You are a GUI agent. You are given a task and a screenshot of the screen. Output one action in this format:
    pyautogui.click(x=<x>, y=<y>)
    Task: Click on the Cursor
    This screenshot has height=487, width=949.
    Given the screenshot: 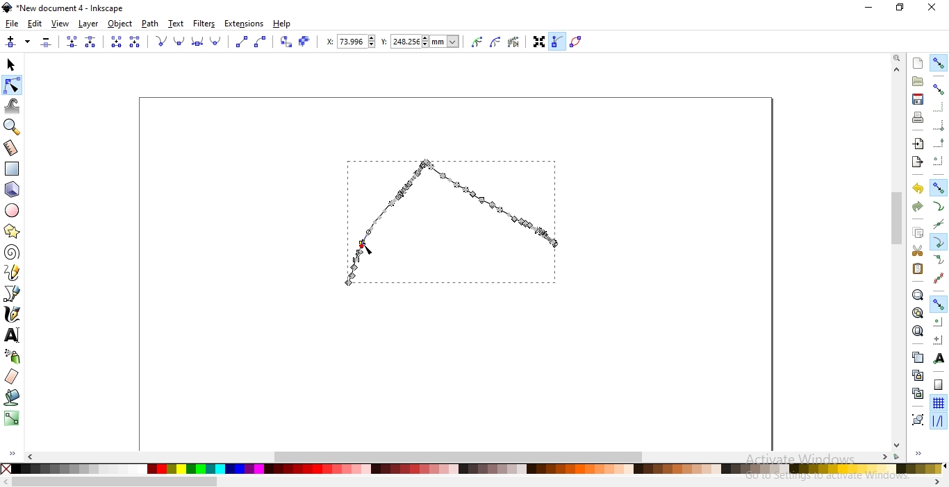 What is the action you would take?
    pyautogui.click(x=370, y=250)
    